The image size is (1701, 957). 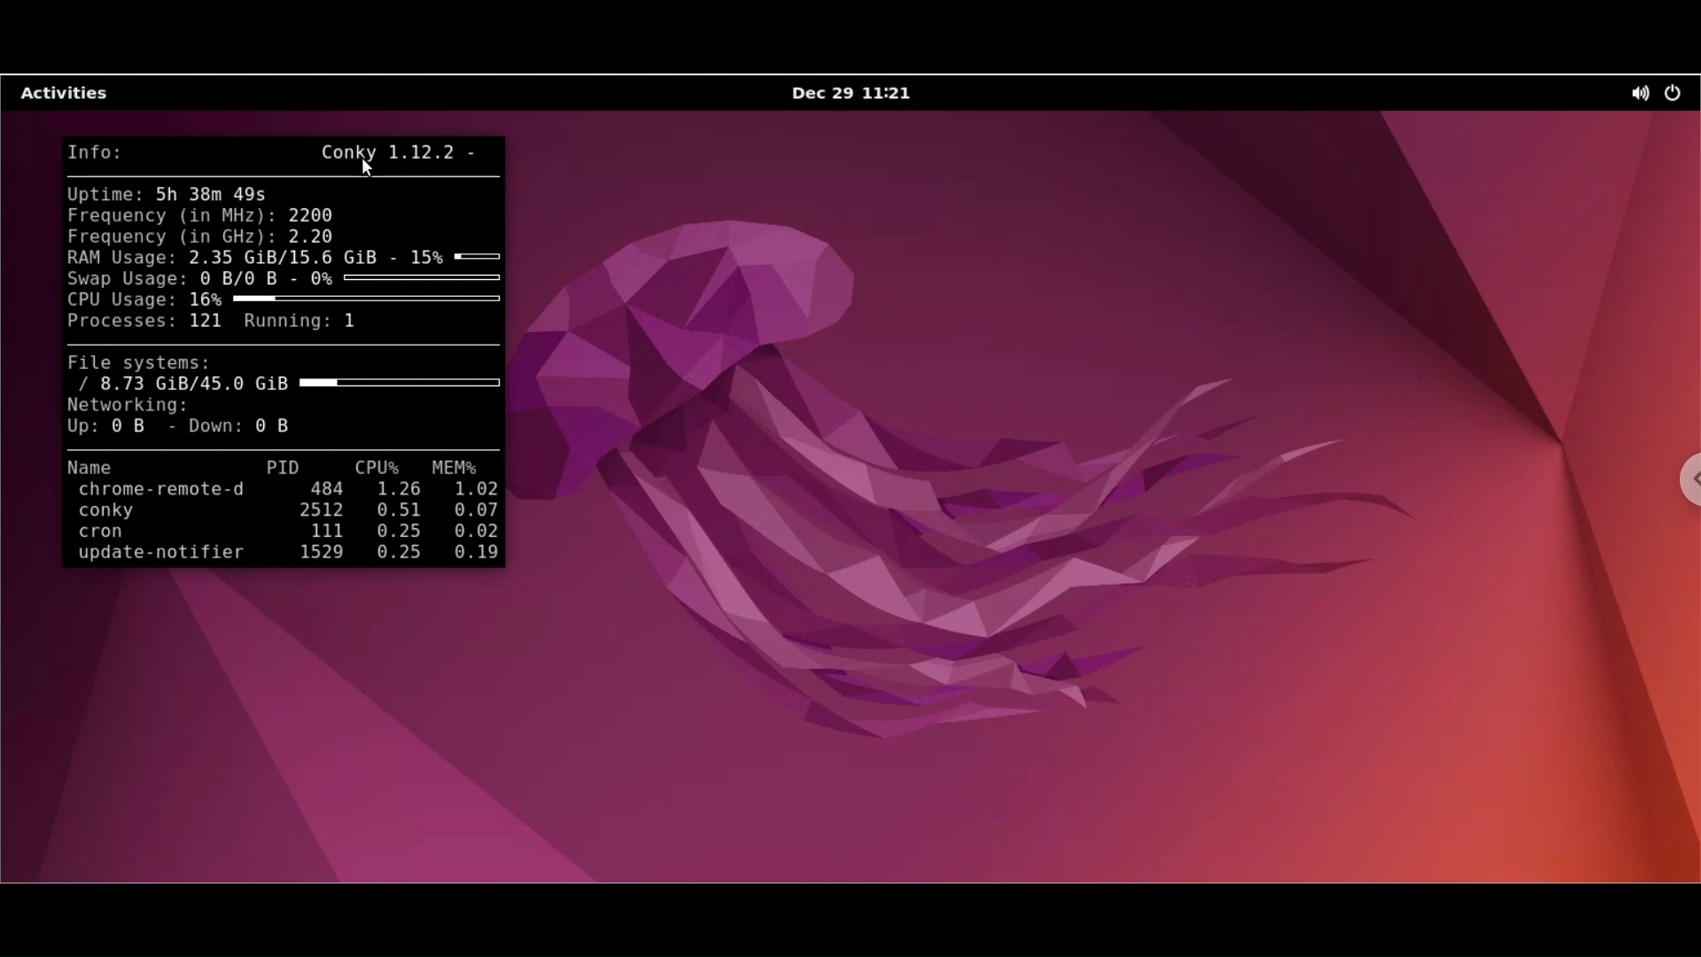 What do you see at coordinates (353, 324) in the screenshot?
I see `1` at bounding box center [353, 324].